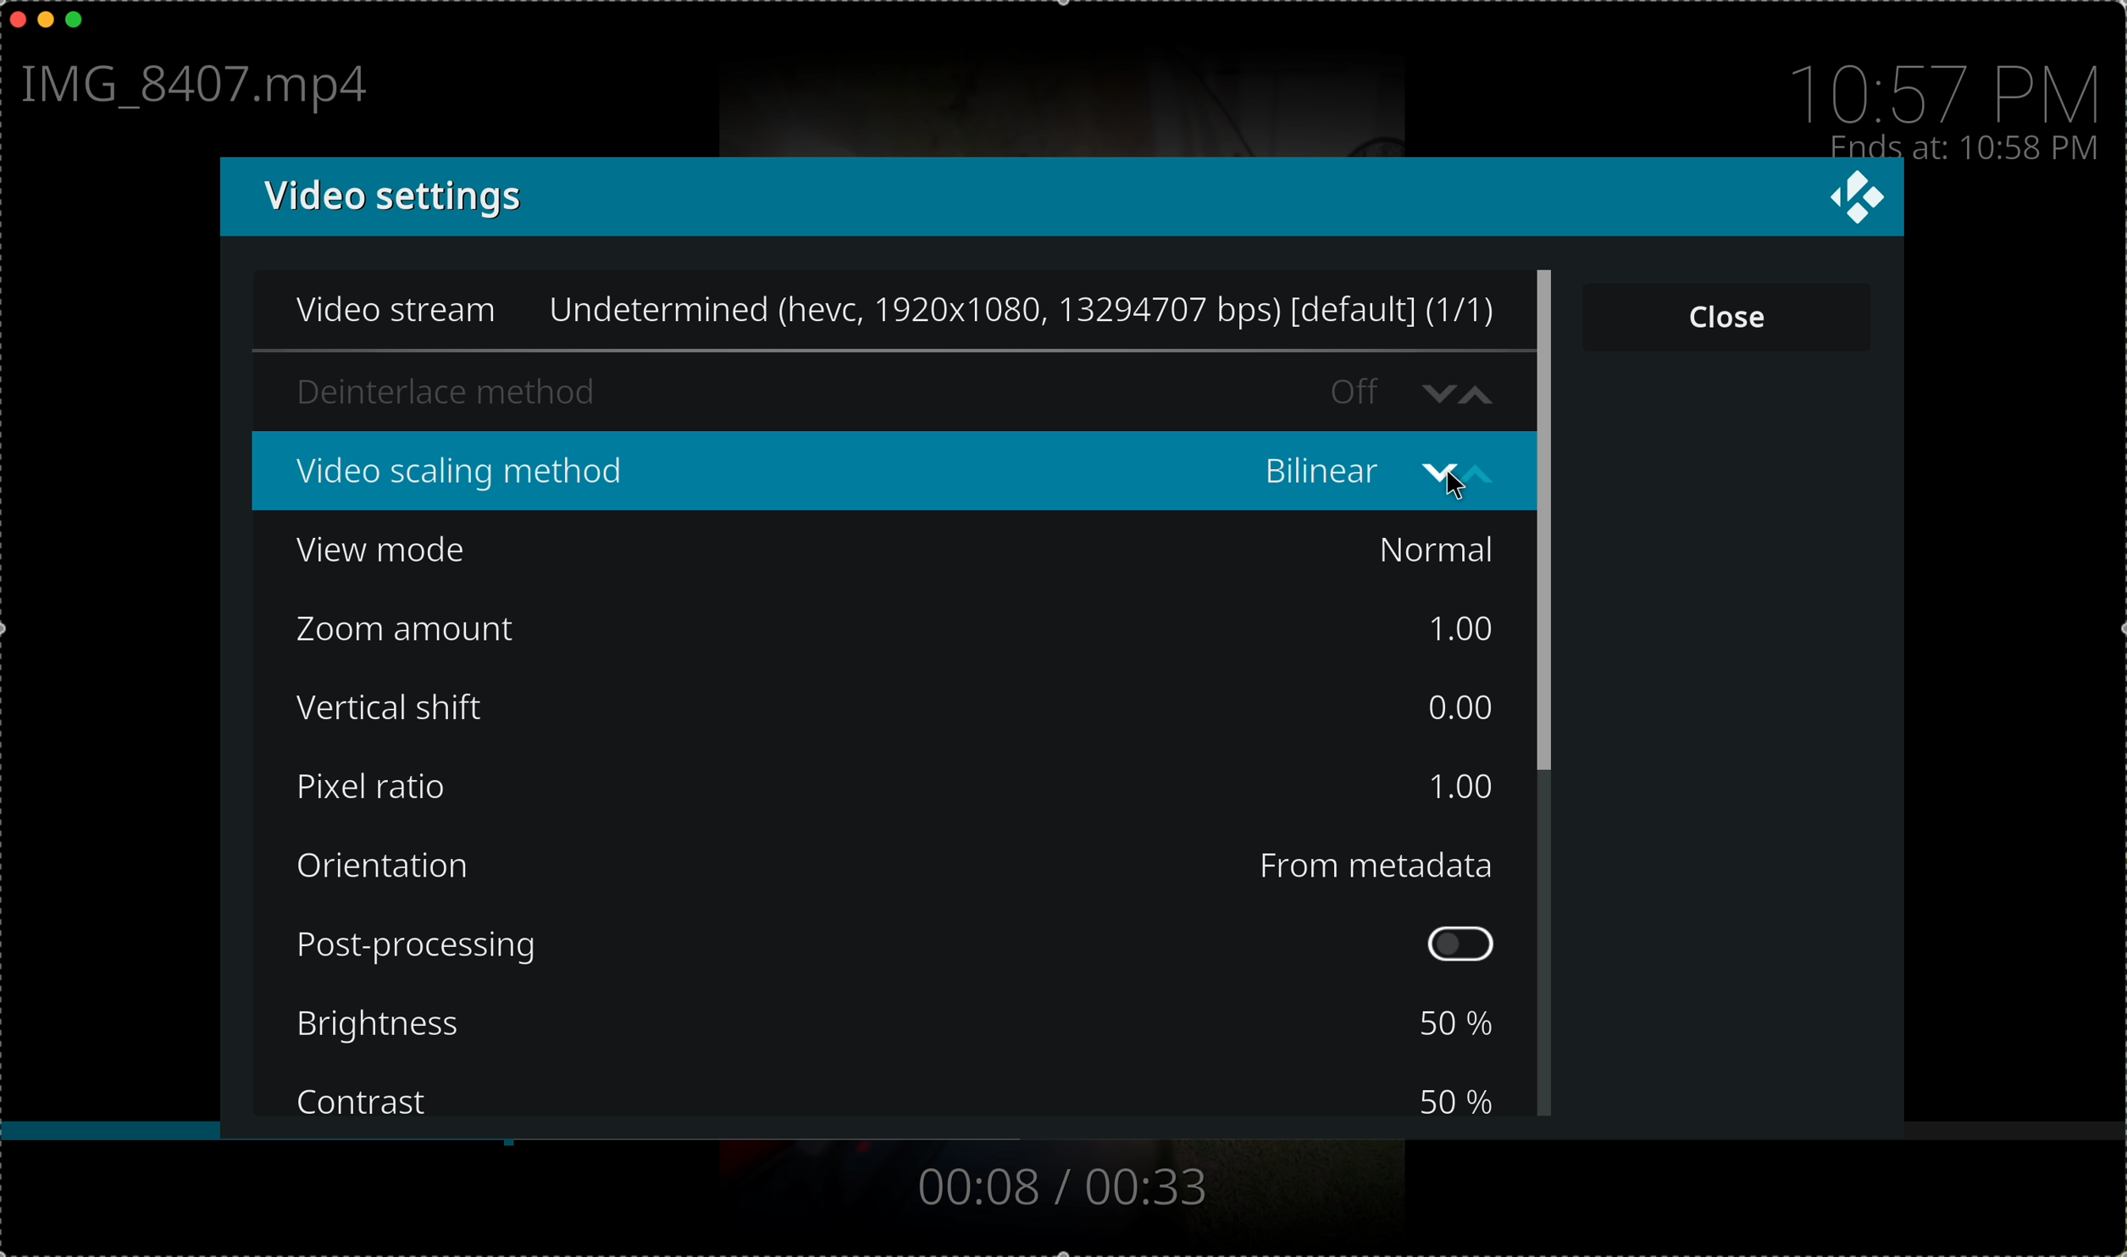 The height and width of the screenshot is (1257, 2127). Describe the element at coordinates (1953, 84) in the screenshot. I see `10:57 PM` at that location.